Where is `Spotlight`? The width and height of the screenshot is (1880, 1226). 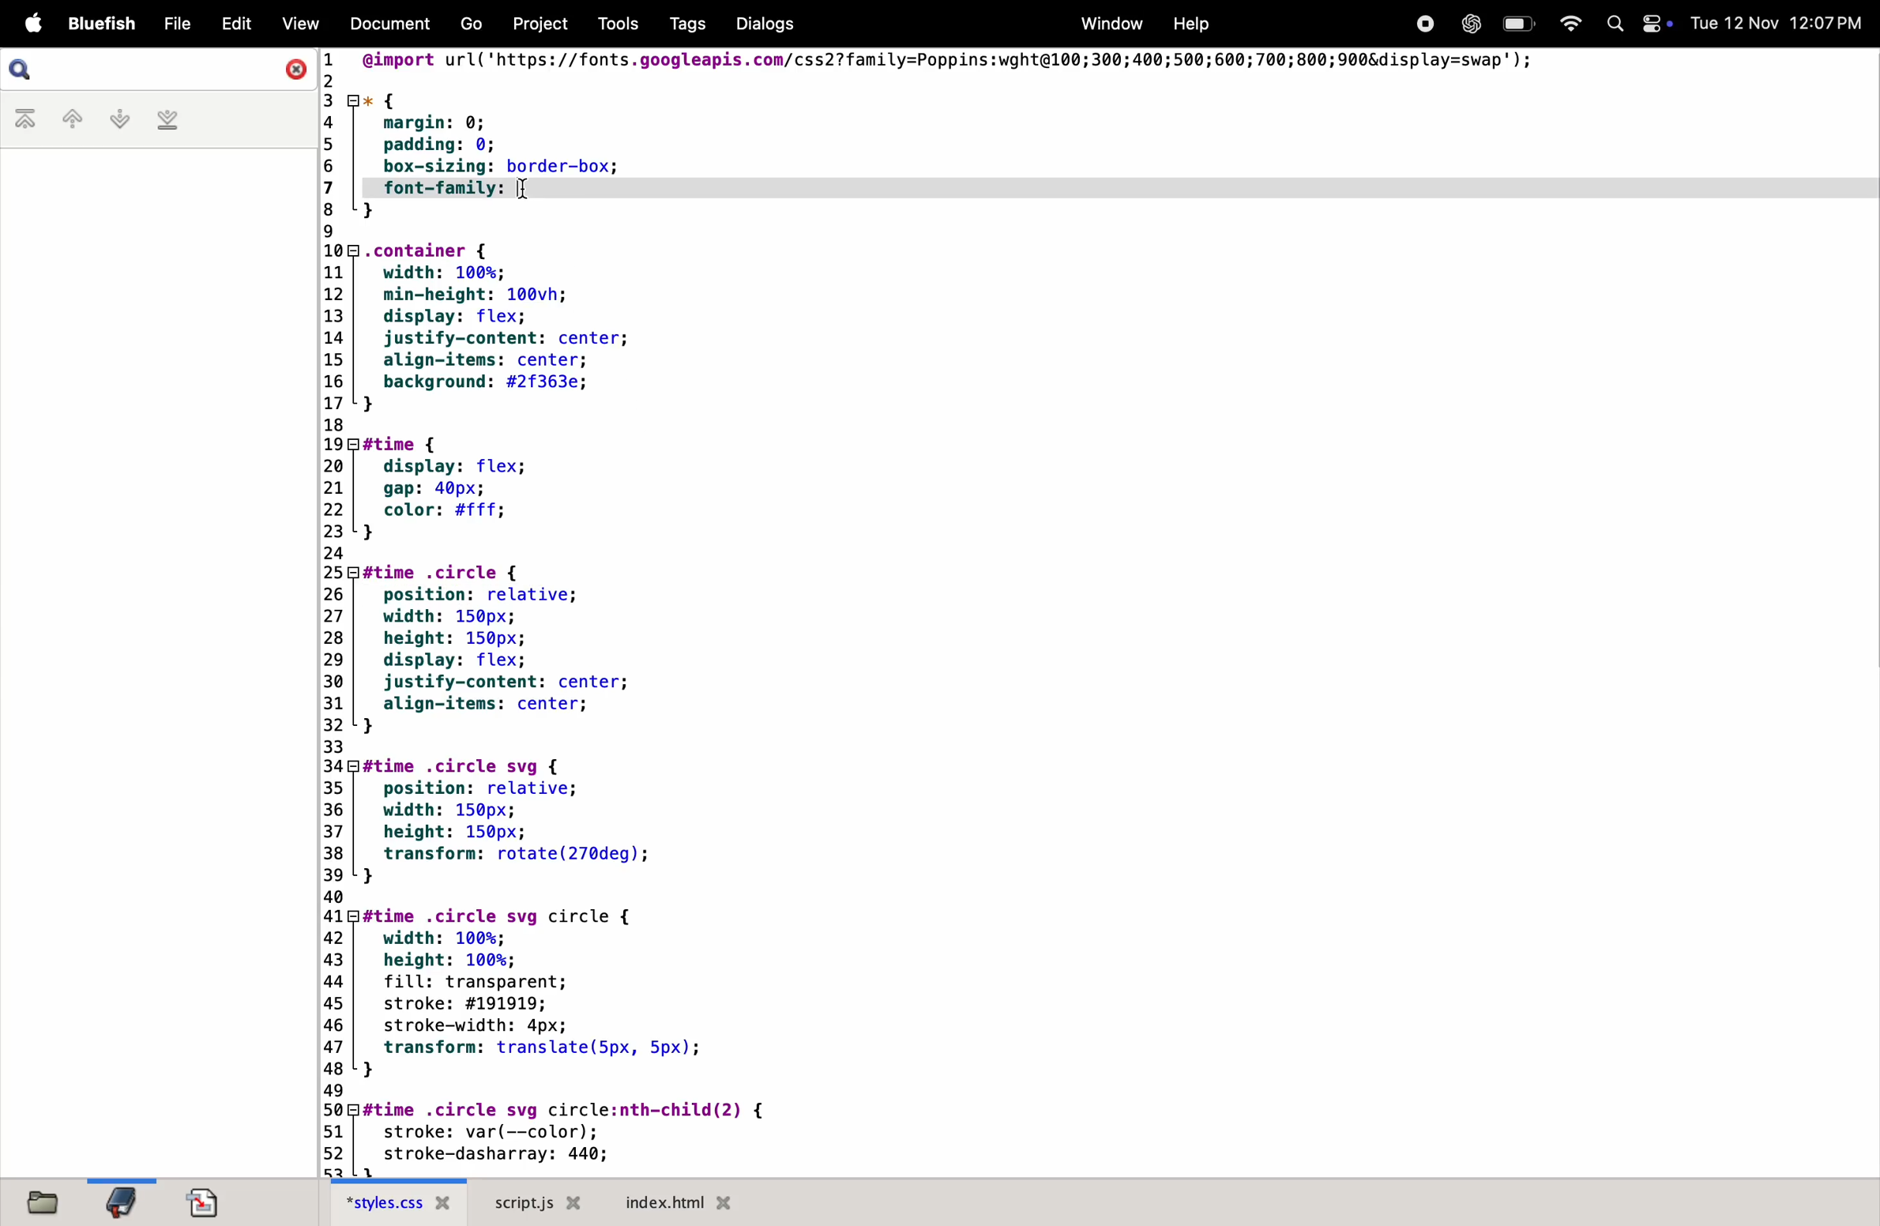
Spotlight is located at coordinates (1611, 25).